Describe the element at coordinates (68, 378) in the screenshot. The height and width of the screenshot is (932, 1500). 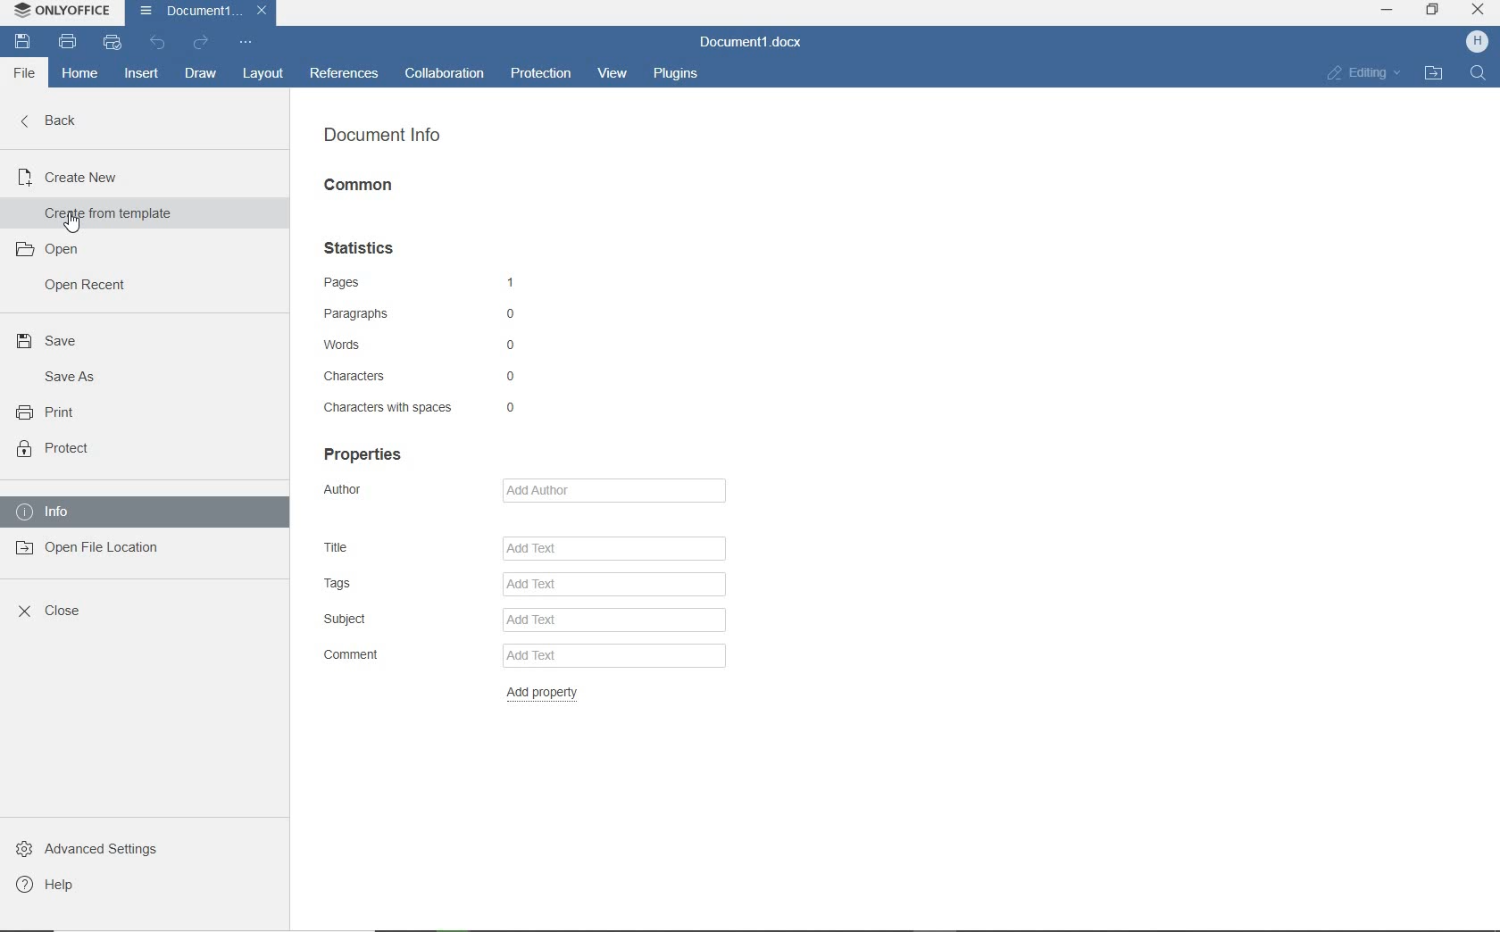
I see `save as` at that location.